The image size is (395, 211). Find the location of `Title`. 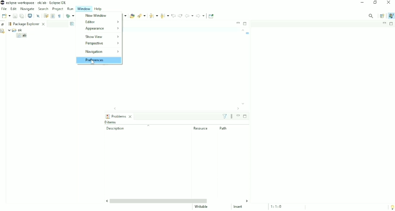

Title is located at coordinates (35, 3).